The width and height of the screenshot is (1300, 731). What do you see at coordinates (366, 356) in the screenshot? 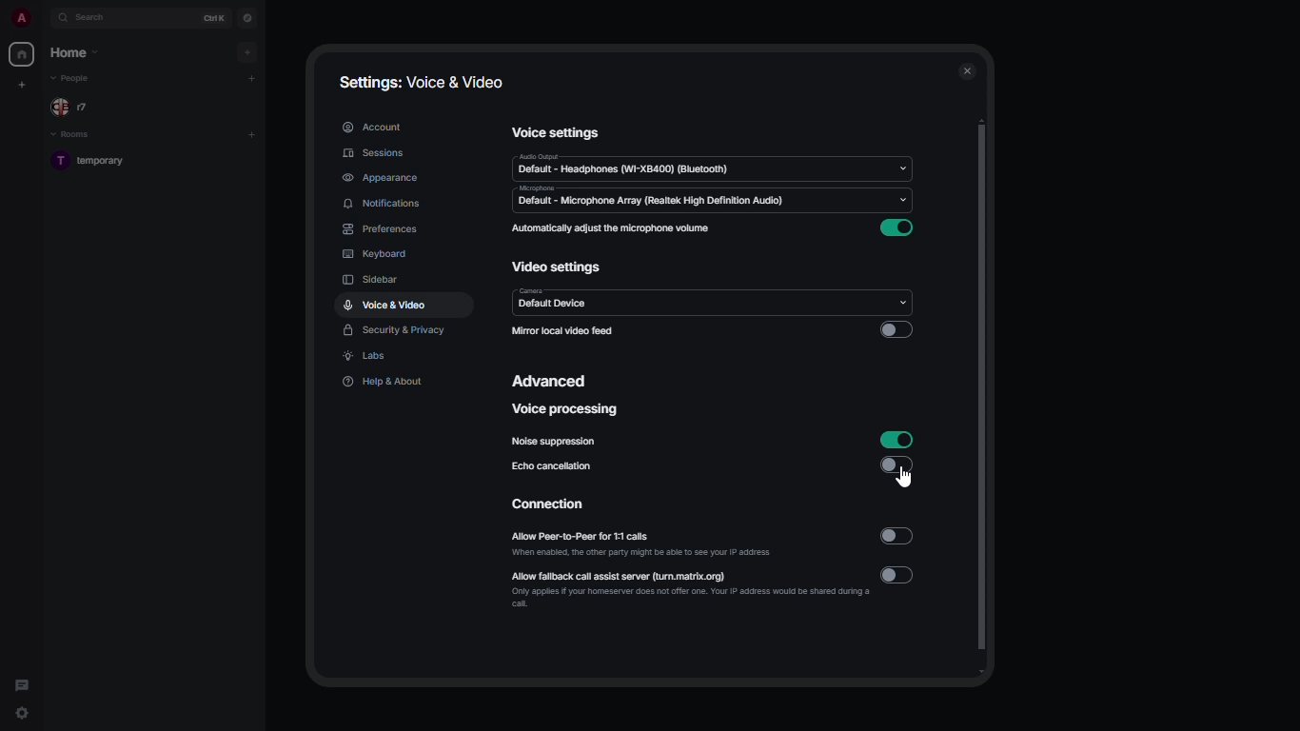
I see `labs` at bounding box center [366, 356].